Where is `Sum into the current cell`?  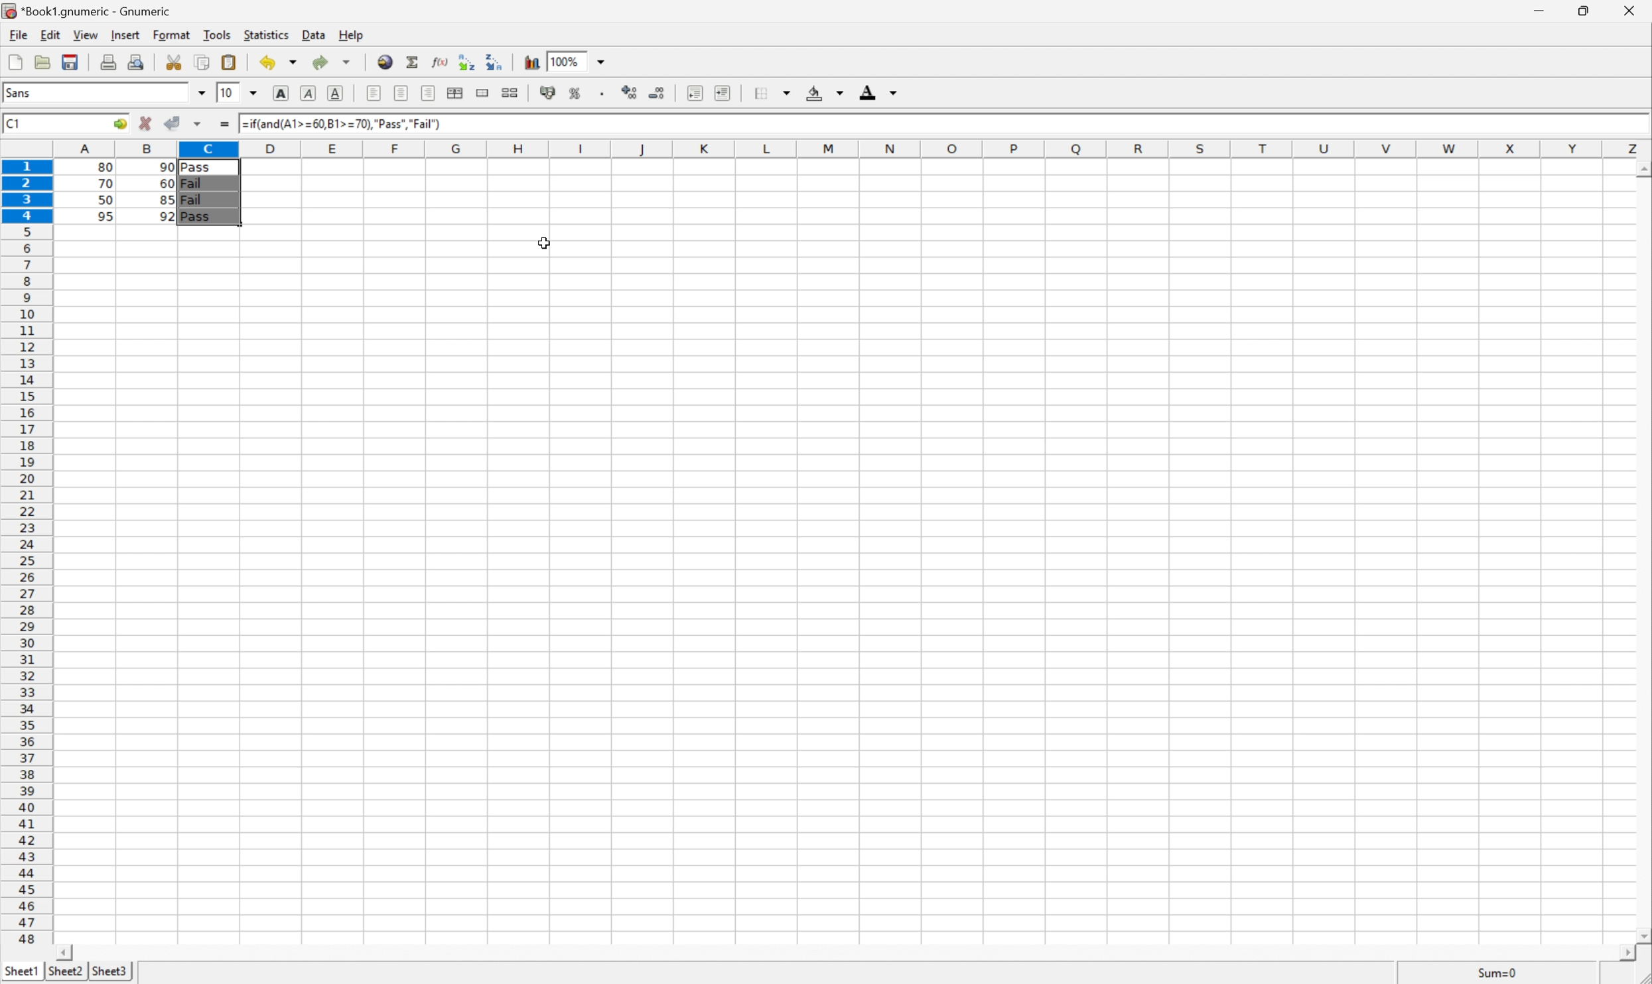
Sum into the current cell is located at coordinates (412, 61).